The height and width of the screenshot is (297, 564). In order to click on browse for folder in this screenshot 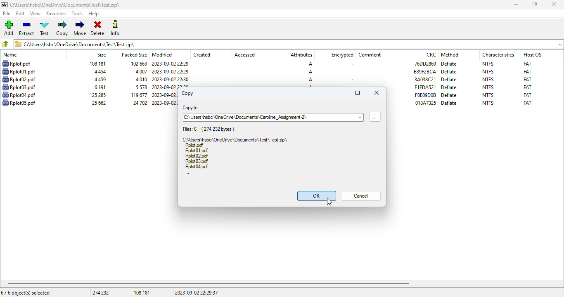, I will do `click(375, 116)`.